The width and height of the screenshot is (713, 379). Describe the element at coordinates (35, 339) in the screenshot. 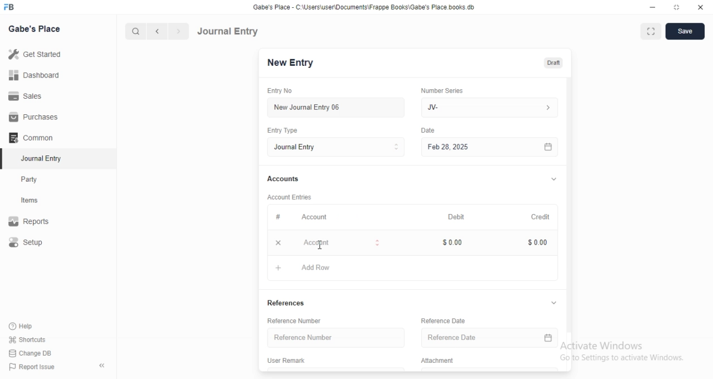

I see `‘Shortcuts` at that location.